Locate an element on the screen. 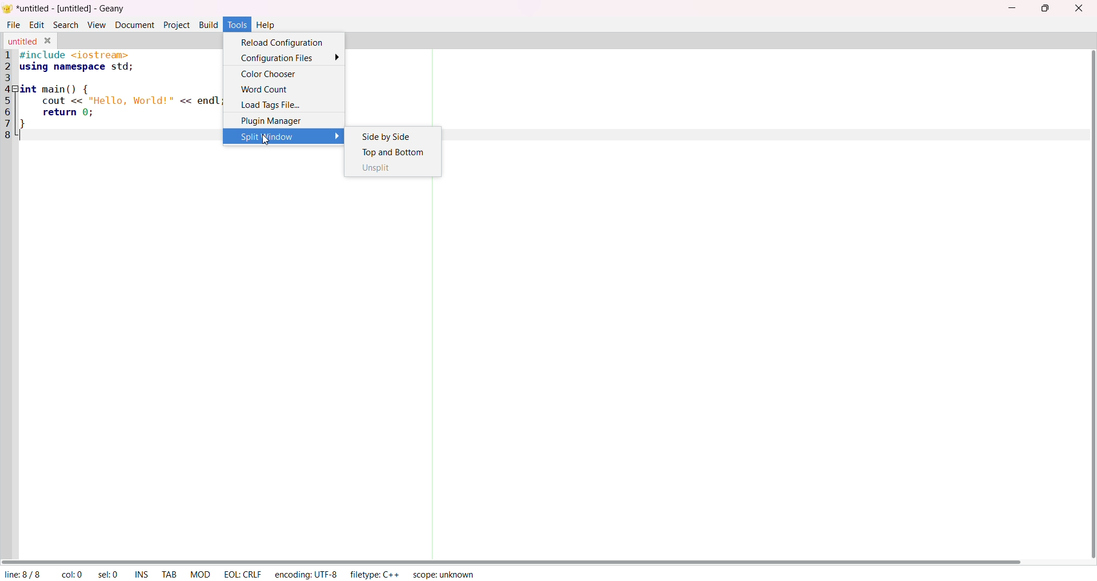 The height and width of the screenshot is (581, 1097). logo is located at coordinates (9, 8).